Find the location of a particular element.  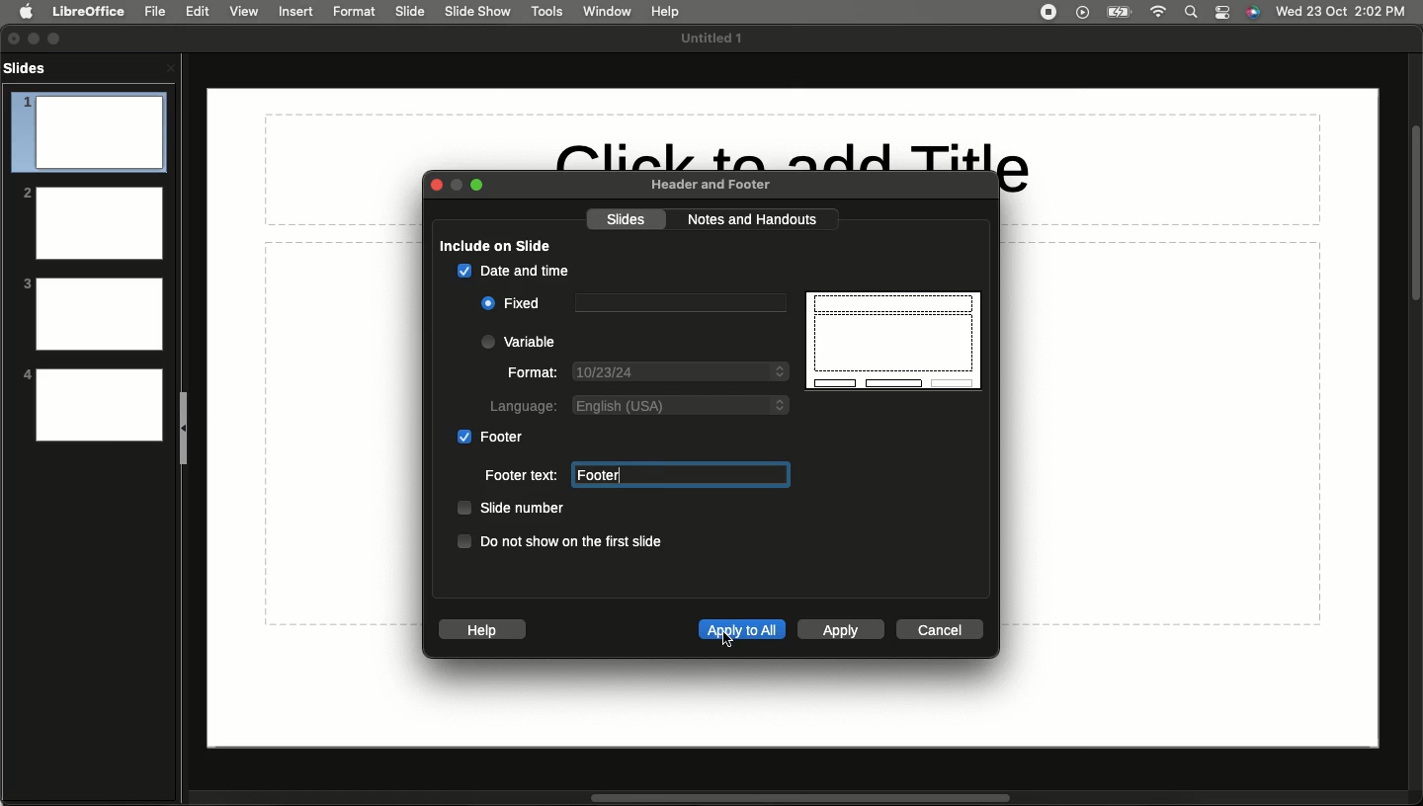

Edit is located at coordinates (197, 12).